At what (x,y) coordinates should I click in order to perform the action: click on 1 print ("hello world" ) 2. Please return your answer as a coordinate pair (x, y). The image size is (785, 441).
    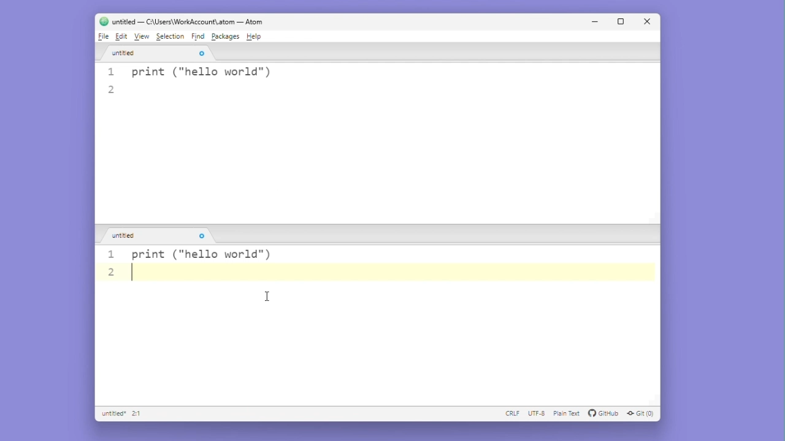
    Looking at the image, I should click on (380, 83).